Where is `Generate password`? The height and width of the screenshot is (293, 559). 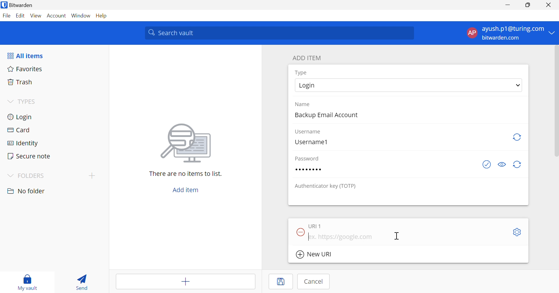
Generate password is located at coordinates (517, 137).